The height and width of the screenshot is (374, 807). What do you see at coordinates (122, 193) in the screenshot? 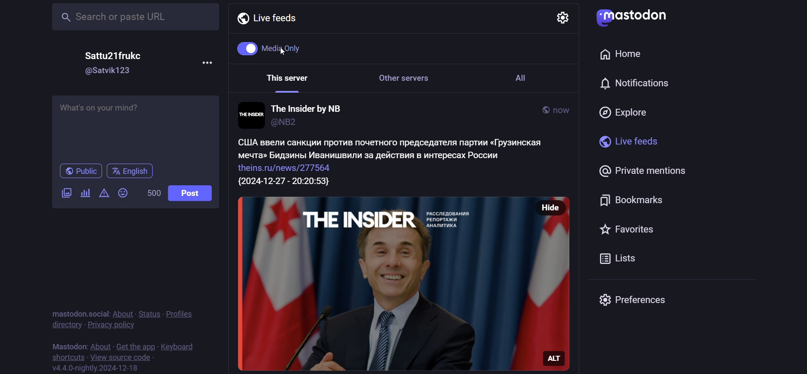
I see `emoji` at bounding box center [122, 193].